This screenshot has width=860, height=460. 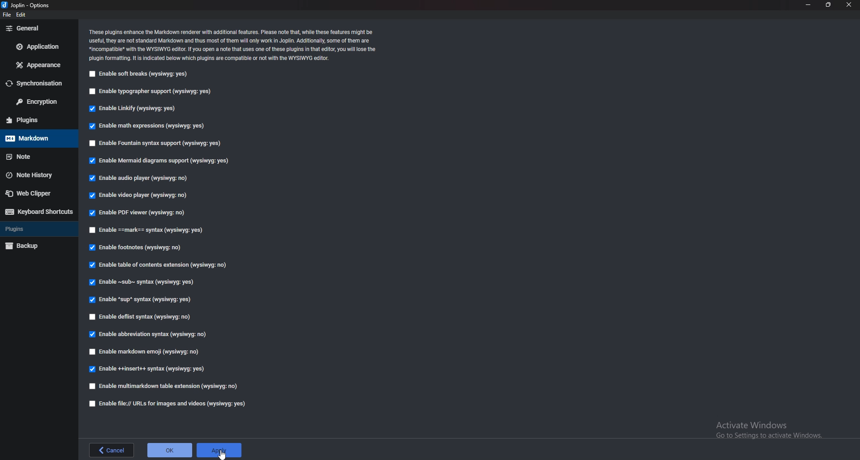 What do you see at coordinates (159, 265) in the screenshot?
I see `Enable table of contents Extensions` at bounding box center [159, 265].